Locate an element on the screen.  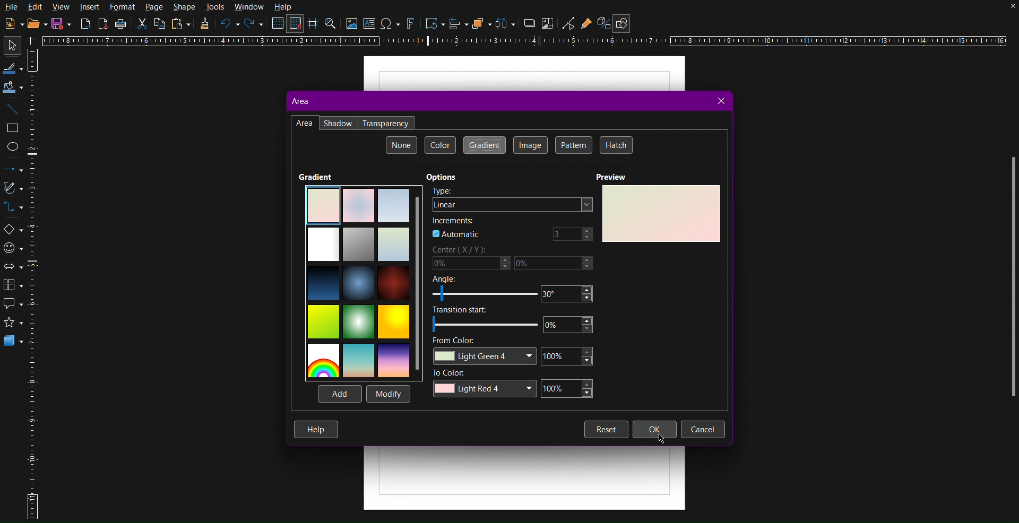
Window is located at coordinates (248, 7).